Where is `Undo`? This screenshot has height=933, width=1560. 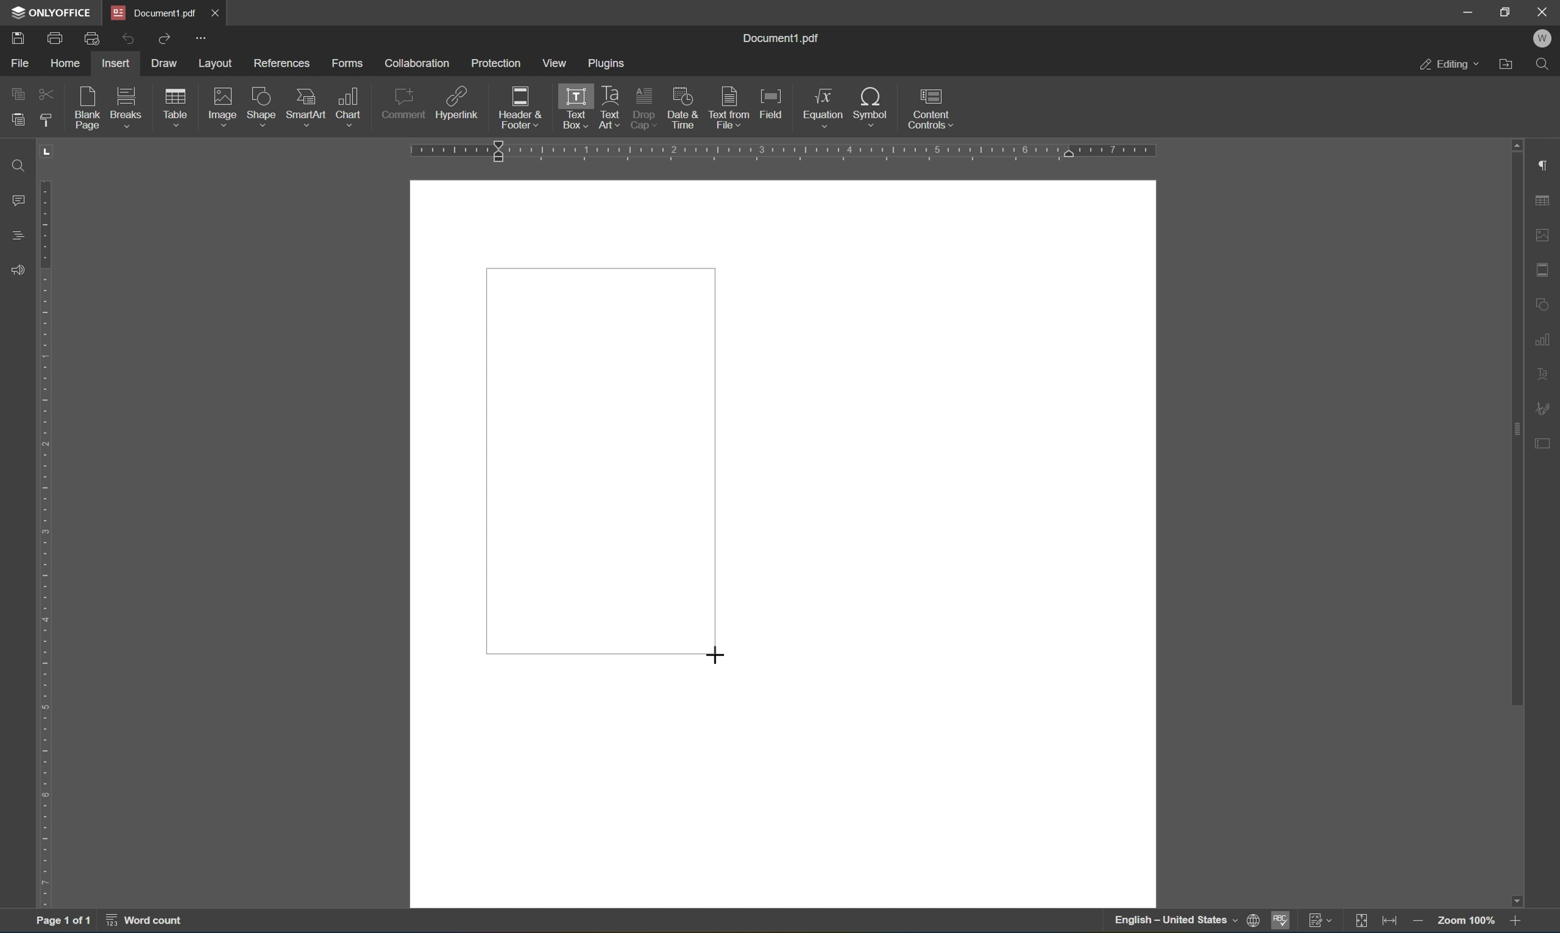
Undo is located at coordinates (126, 41).